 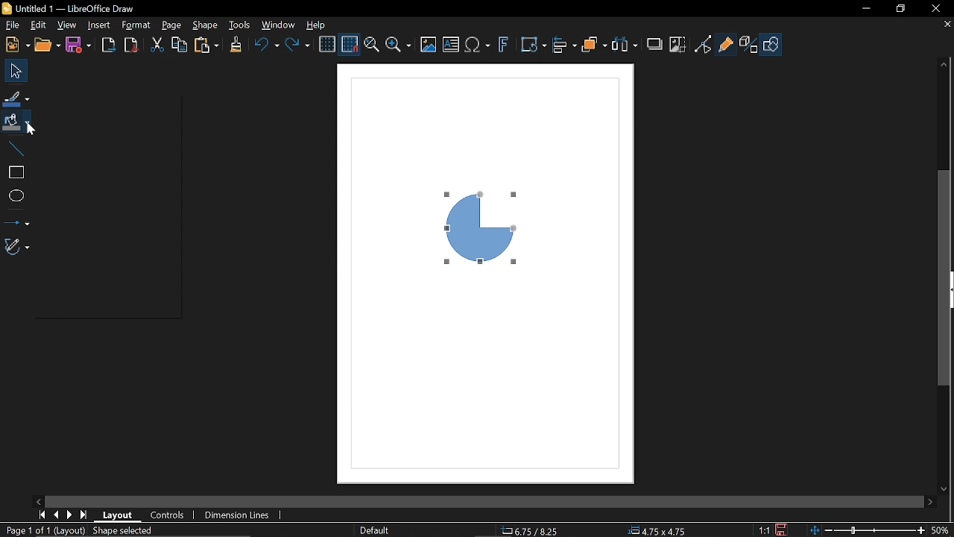 I want to click on Select at least three objects to distribute, so click(x=626, y=45).